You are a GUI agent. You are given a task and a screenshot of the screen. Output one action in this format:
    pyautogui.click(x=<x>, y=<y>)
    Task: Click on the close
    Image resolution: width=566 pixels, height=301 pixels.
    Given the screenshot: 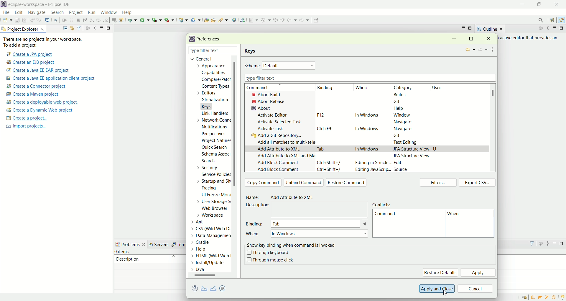 What is the action you would take?
    pyautogui.click(x=236, y=51)
    